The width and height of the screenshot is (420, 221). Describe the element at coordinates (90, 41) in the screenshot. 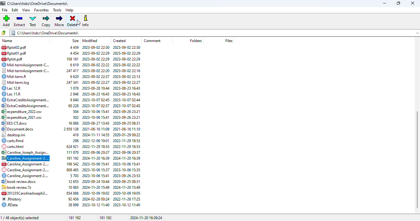

I see `modified` at that location.